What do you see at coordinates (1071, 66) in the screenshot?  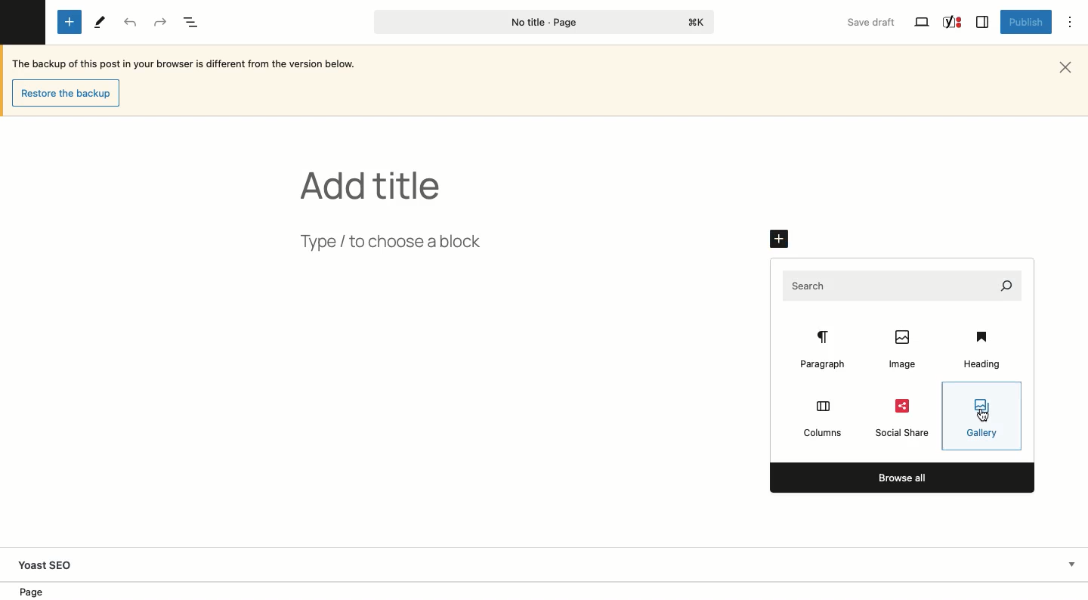 I see `Close` at bounding box center [1071, 66].